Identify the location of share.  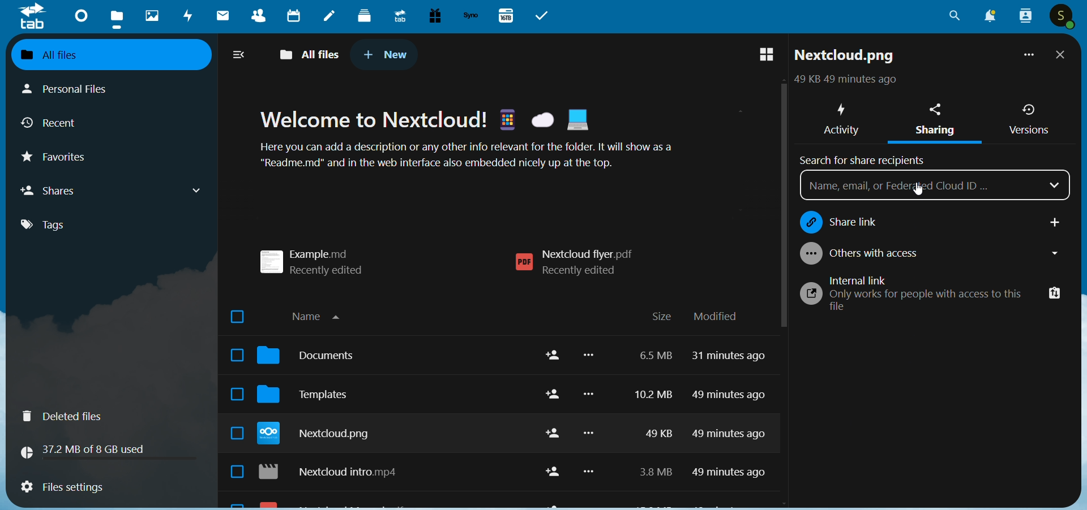
(549, 416).